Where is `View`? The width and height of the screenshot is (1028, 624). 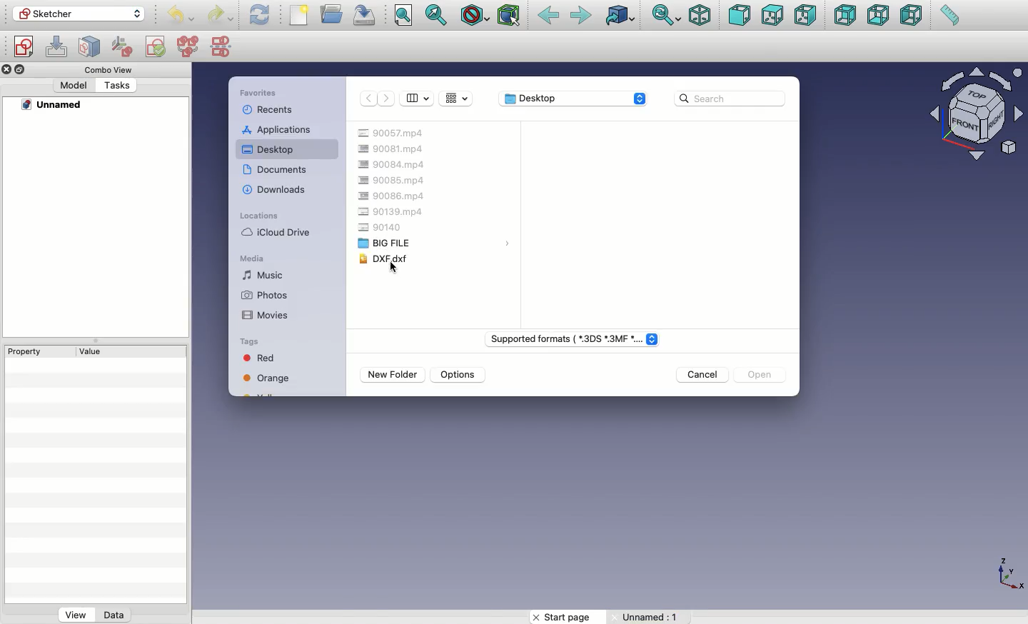
View is located at coordinates (74, 615).